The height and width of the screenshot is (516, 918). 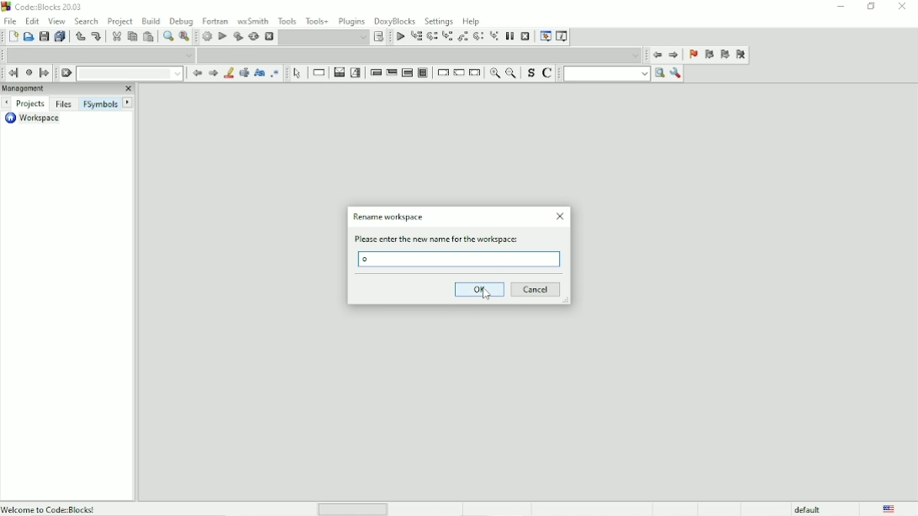 I want to click on Save everything, so click(x=60, y=37).